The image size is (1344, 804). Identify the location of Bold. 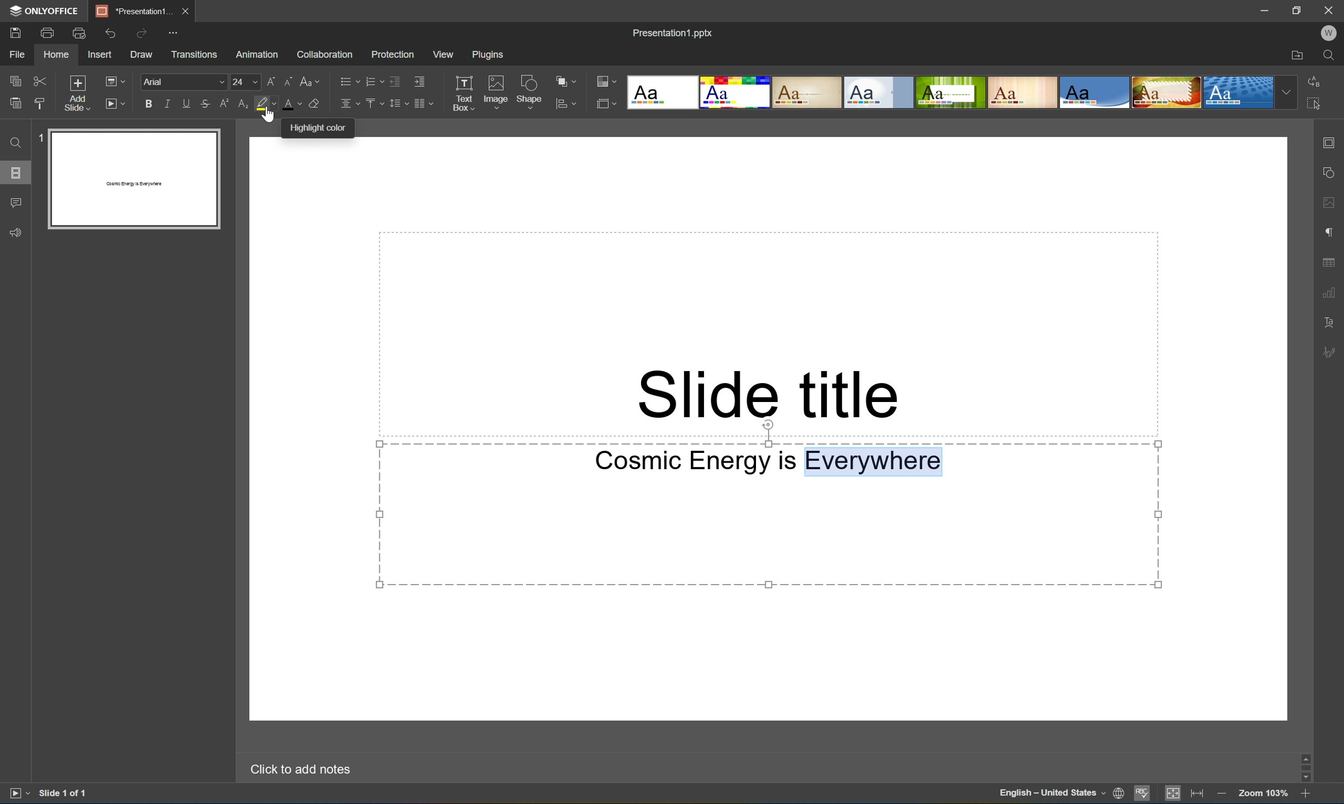
(144, 104).